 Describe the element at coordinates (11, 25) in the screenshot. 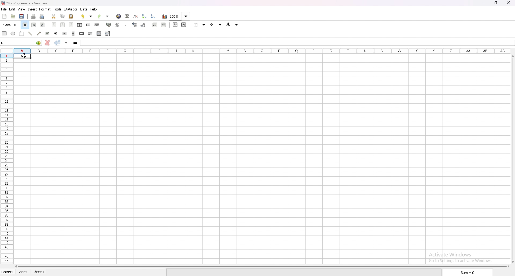

I see `font` at that location.